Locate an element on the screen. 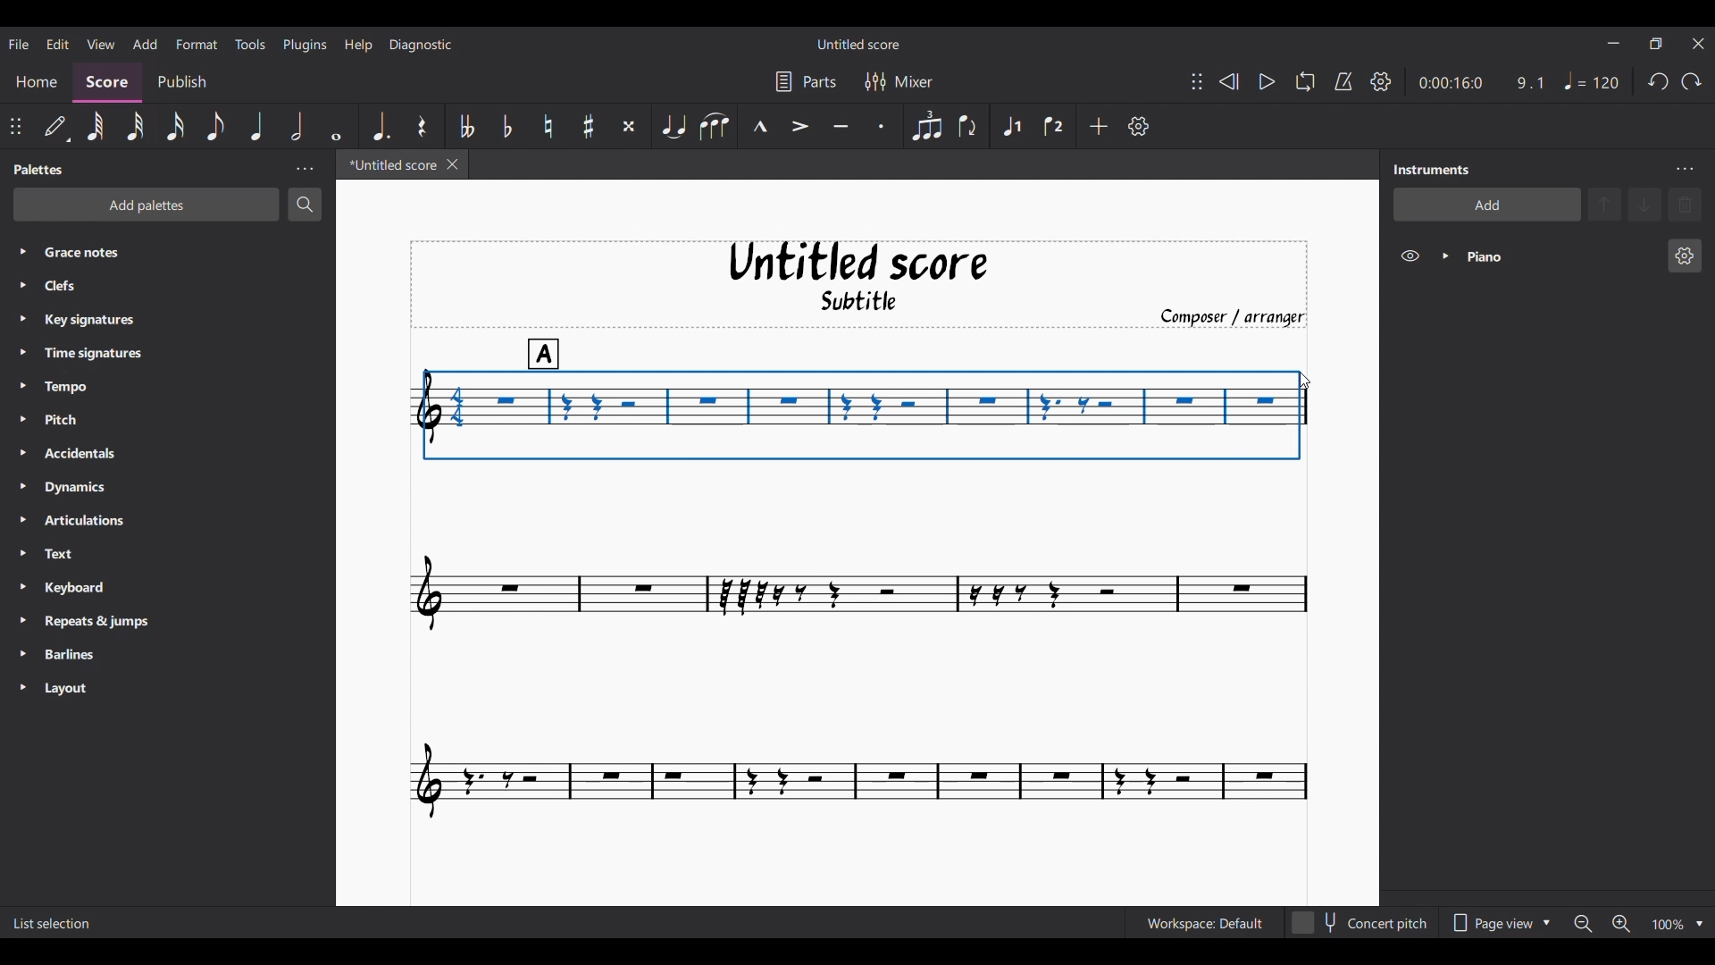 This screenshot has width=1715, height=965. Expand respective palette is located at coordinates (16, 469).